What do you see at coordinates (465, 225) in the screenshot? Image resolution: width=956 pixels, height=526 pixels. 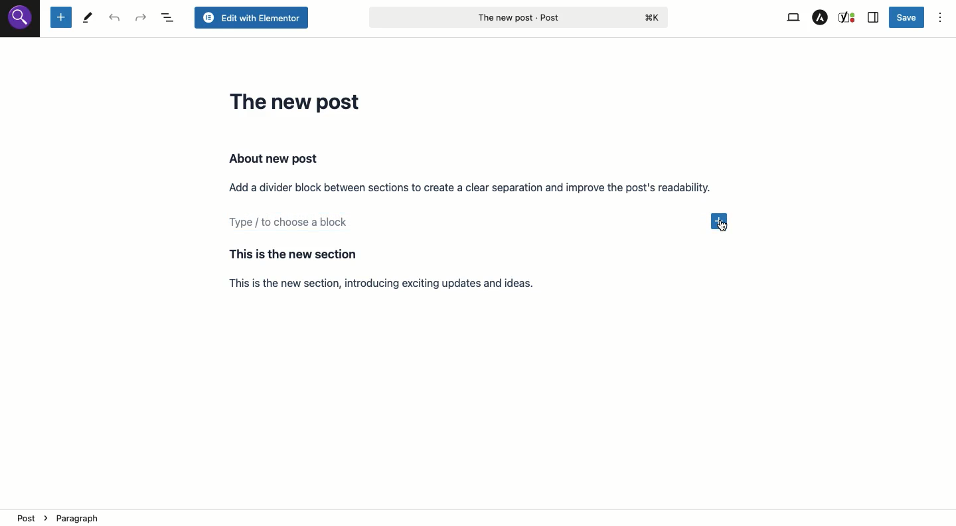 I see `Hovering over choose a block` at bounding box center [465, 225].